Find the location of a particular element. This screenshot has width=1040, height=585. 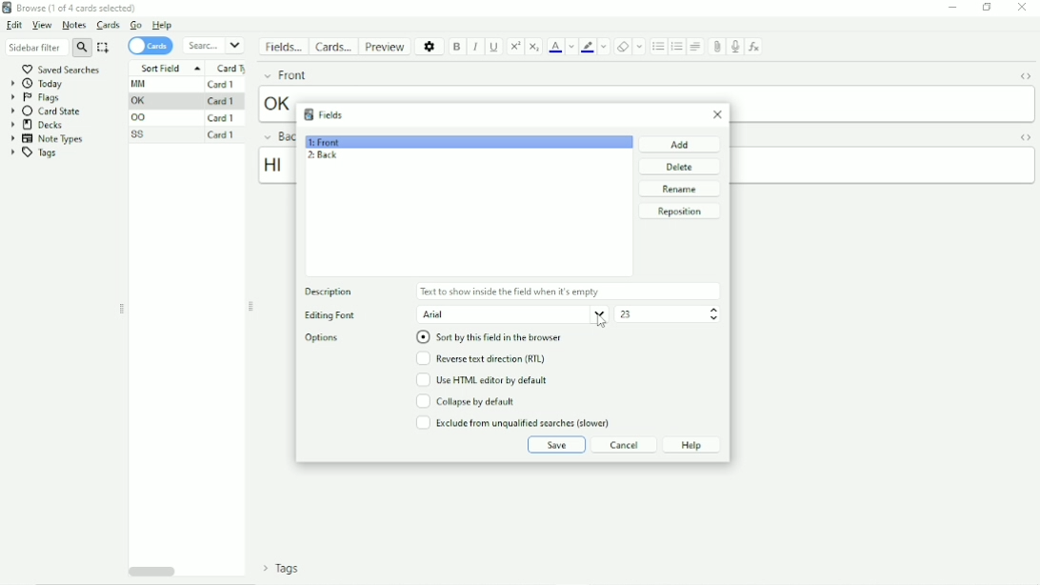

23 is located at coordinates (630, 316).